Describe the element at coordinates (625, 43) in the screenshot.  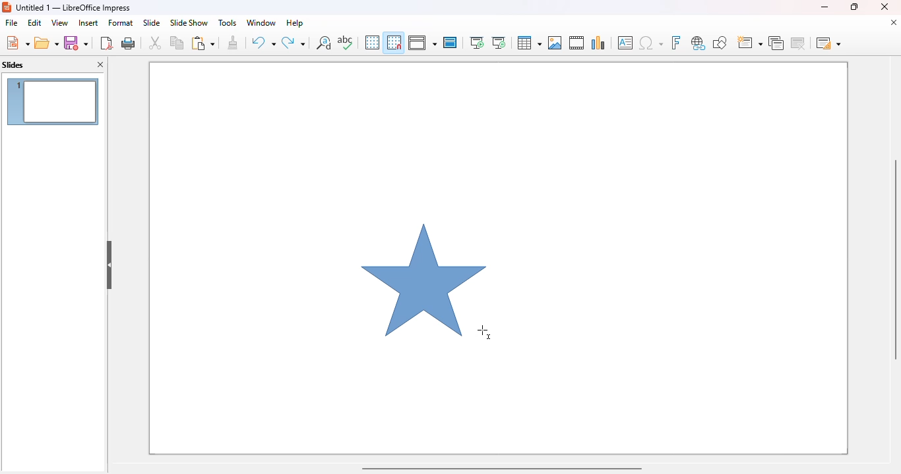
I see `insert text box` at that location.